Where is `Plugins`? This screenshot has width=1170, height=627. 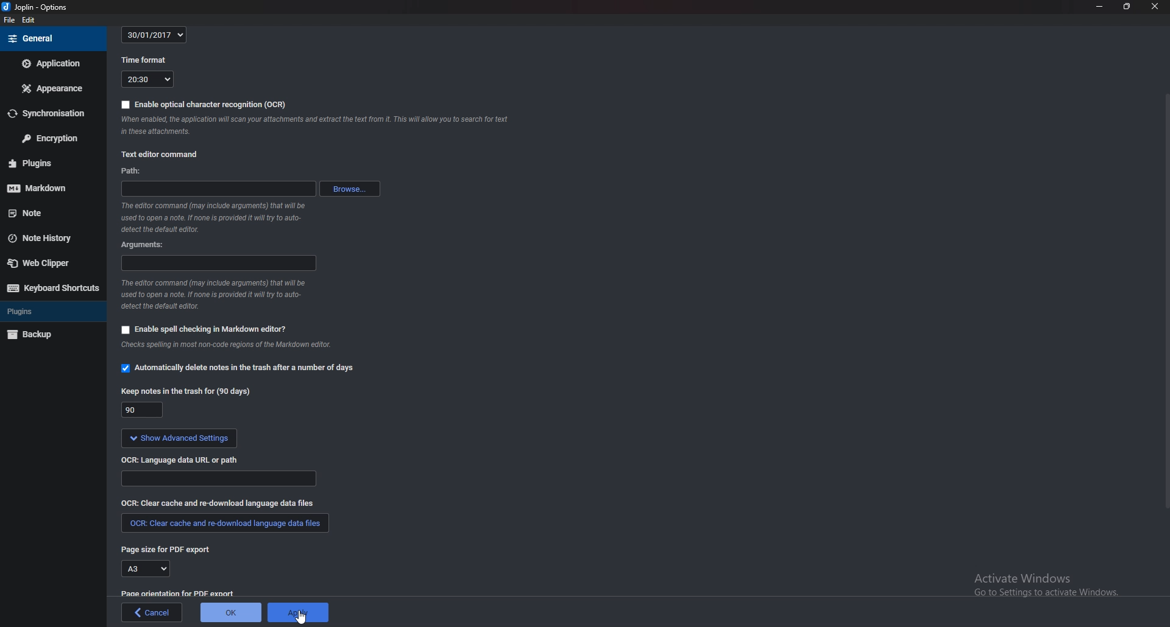
Plugins is located at coordinates (51, 310).